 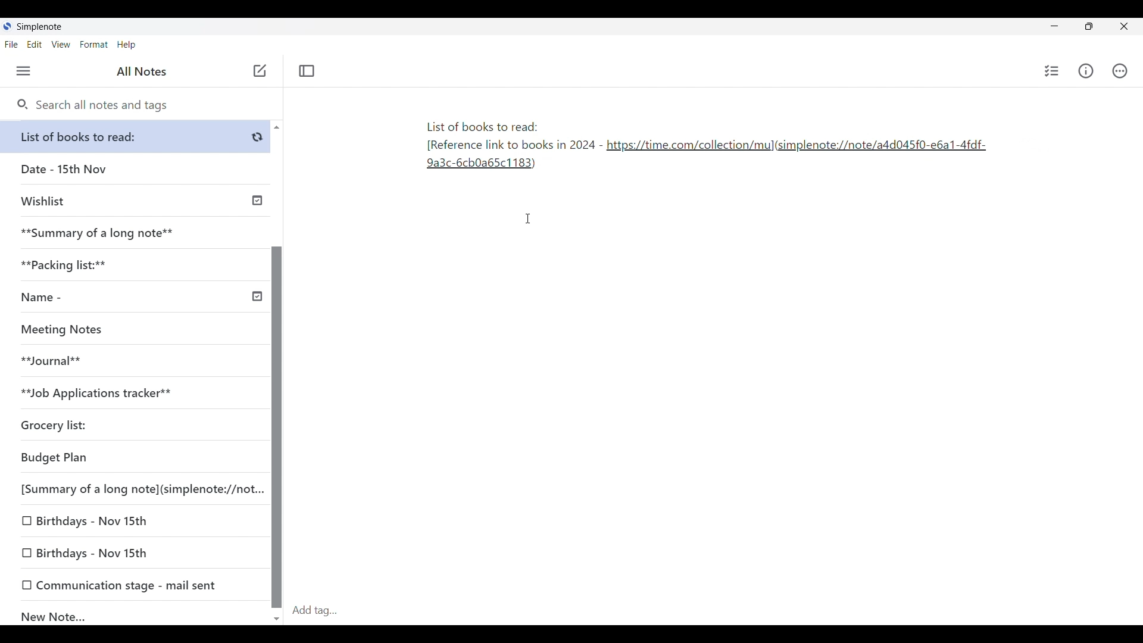 What do you see at coordinates (133, 458) in the screenshot?
I see `Budget Plan` at bounding box center [133, 458].